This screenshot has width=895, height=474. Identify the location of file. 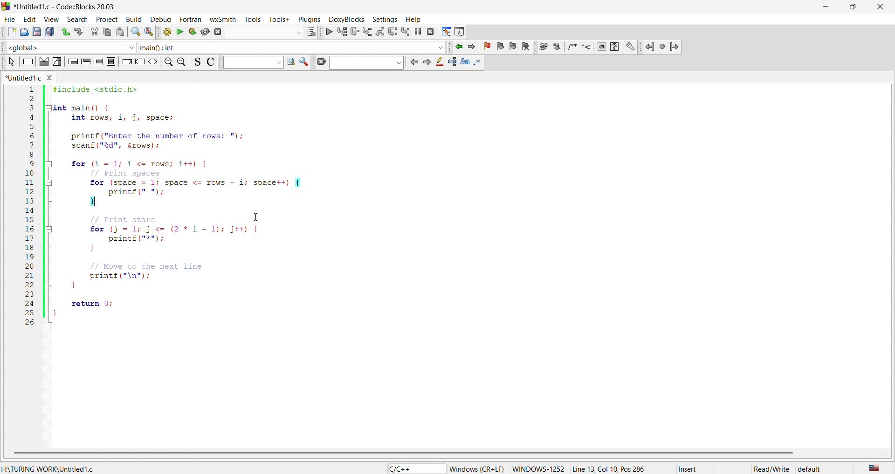
(9, 18).